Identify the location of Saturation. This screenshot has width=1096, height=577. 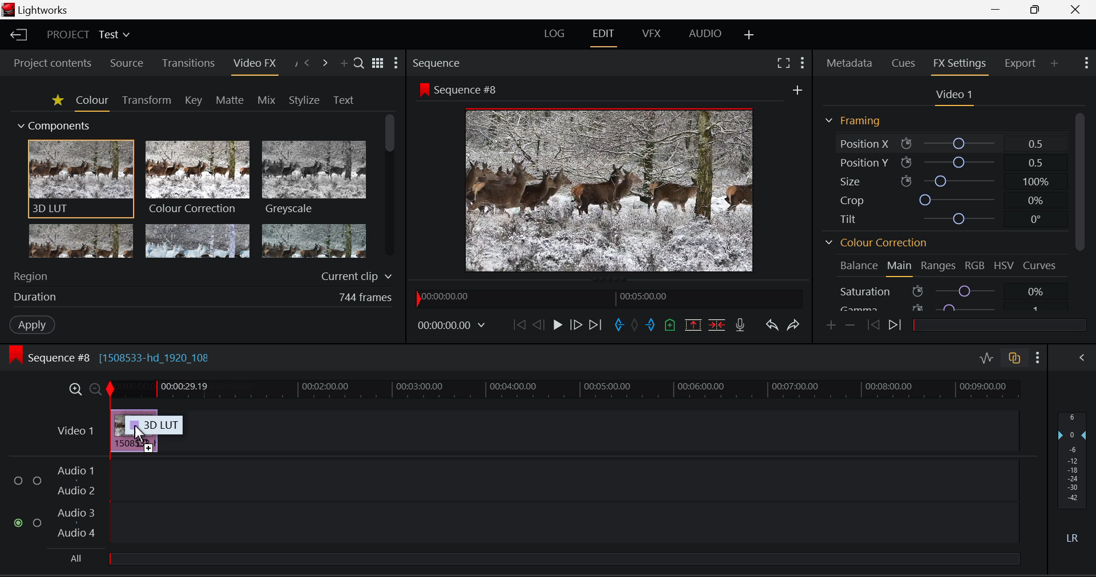
(945, 291).